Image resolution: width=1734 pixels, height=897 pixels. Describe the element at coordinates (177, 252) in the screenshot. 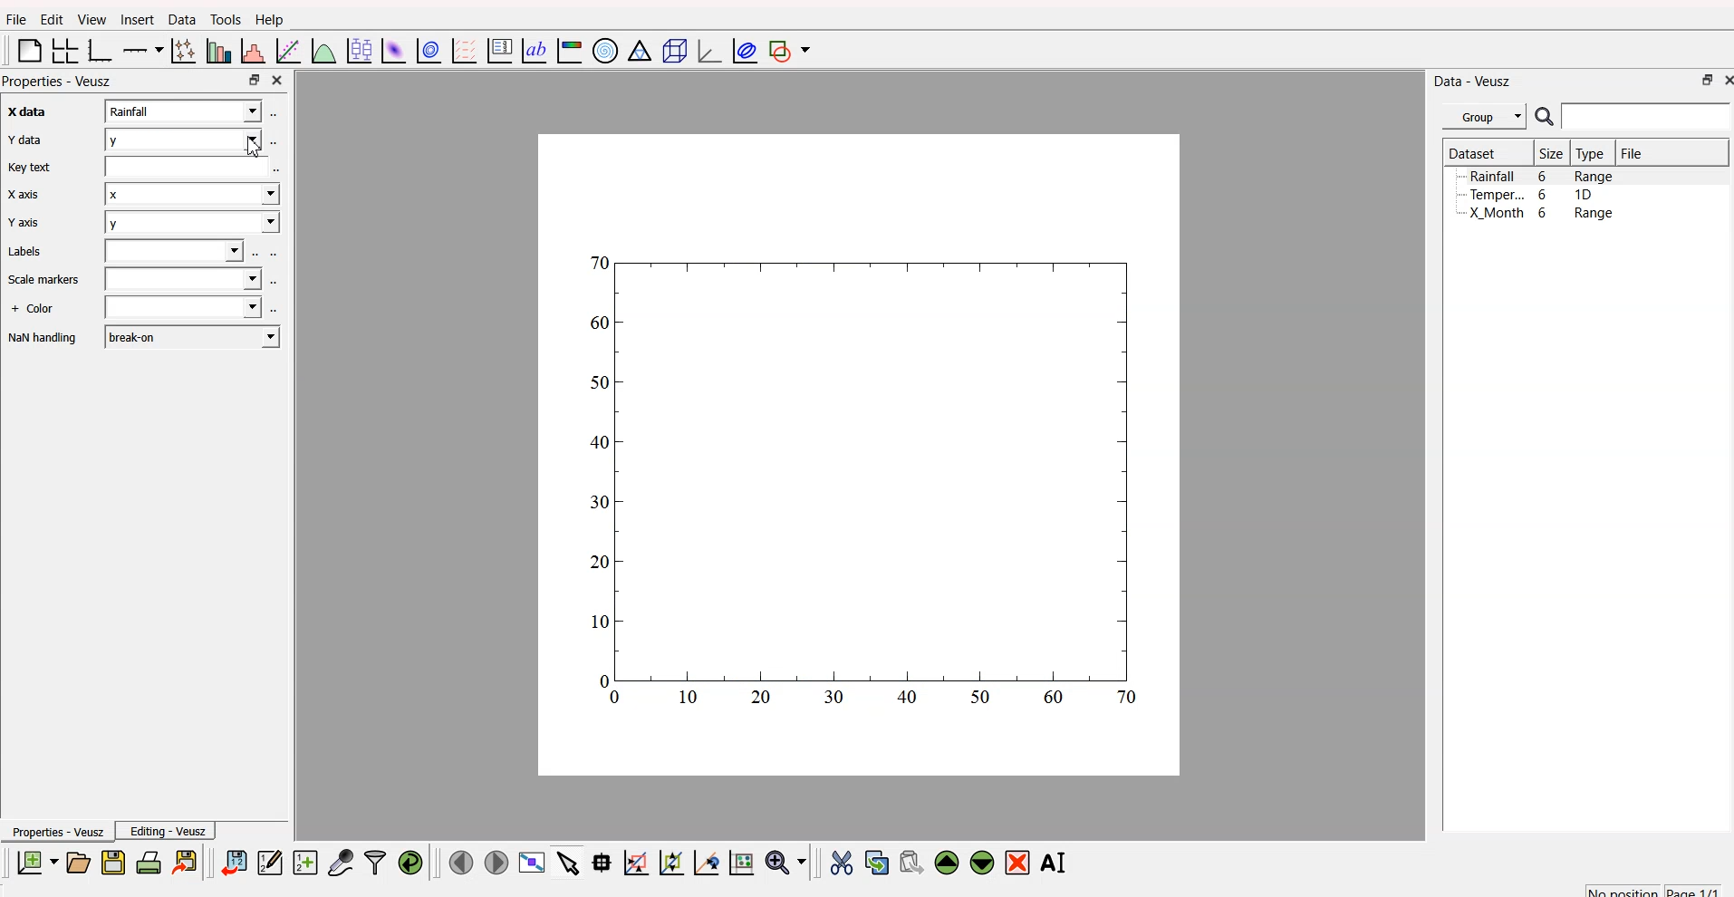

I see `field` at that location.